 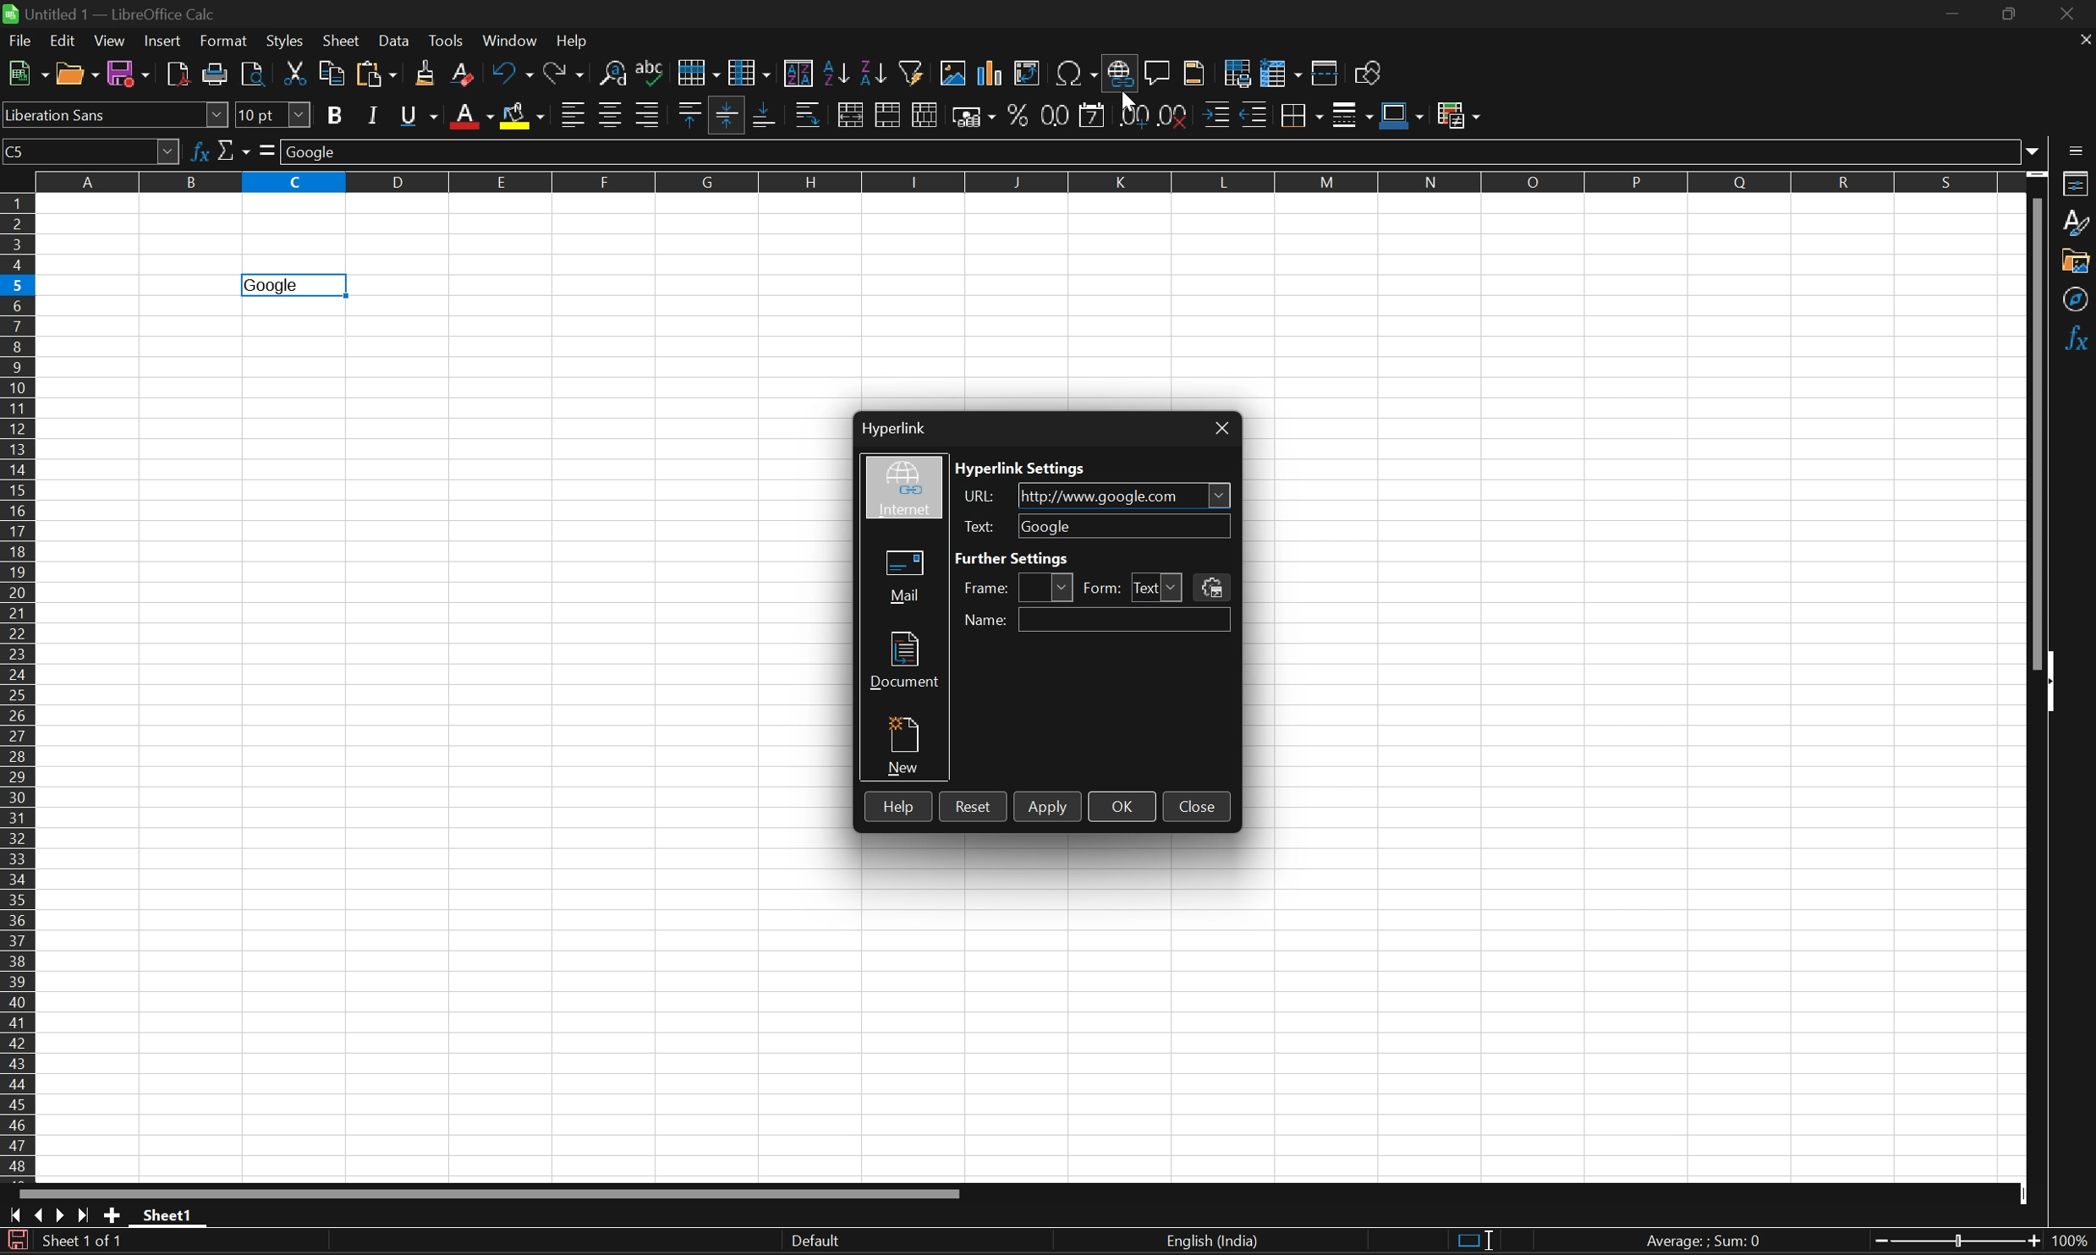 I want to click on New, so click(x=906, y=746).